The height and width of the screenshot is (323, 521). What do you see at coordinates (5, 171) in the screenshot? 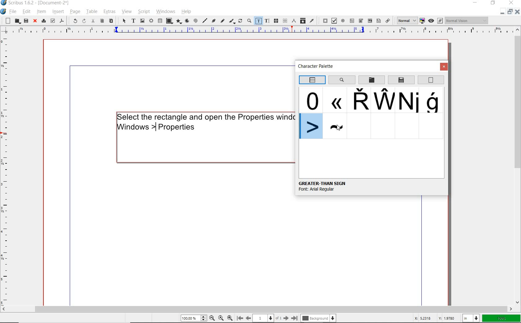
I see `ruler` at bounding box center [5, 171].